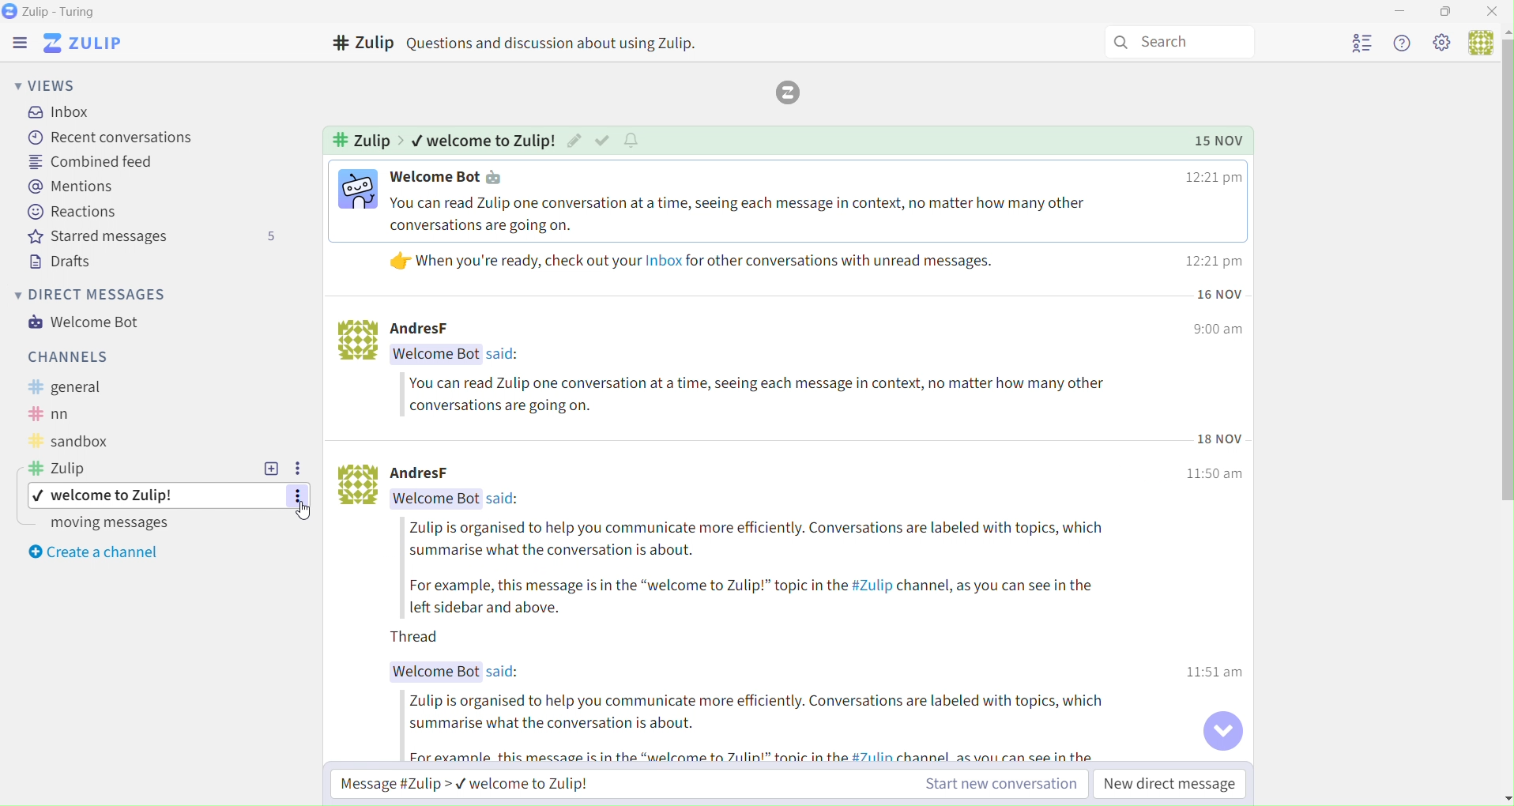 The image size is (1514, 806). I want to click on Settings, so click(1442, 45).